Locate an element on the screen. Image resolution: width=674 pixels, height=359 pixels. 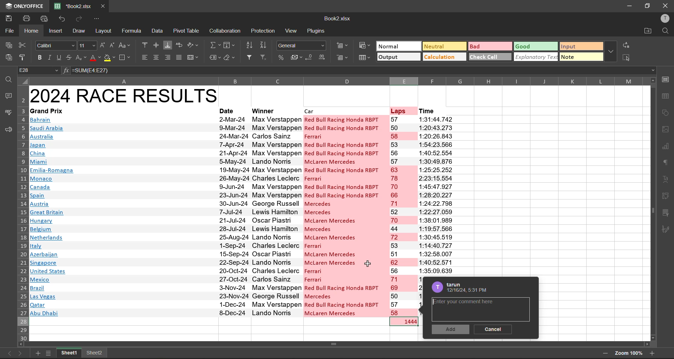
plugins is located at coordinates (318, 32).